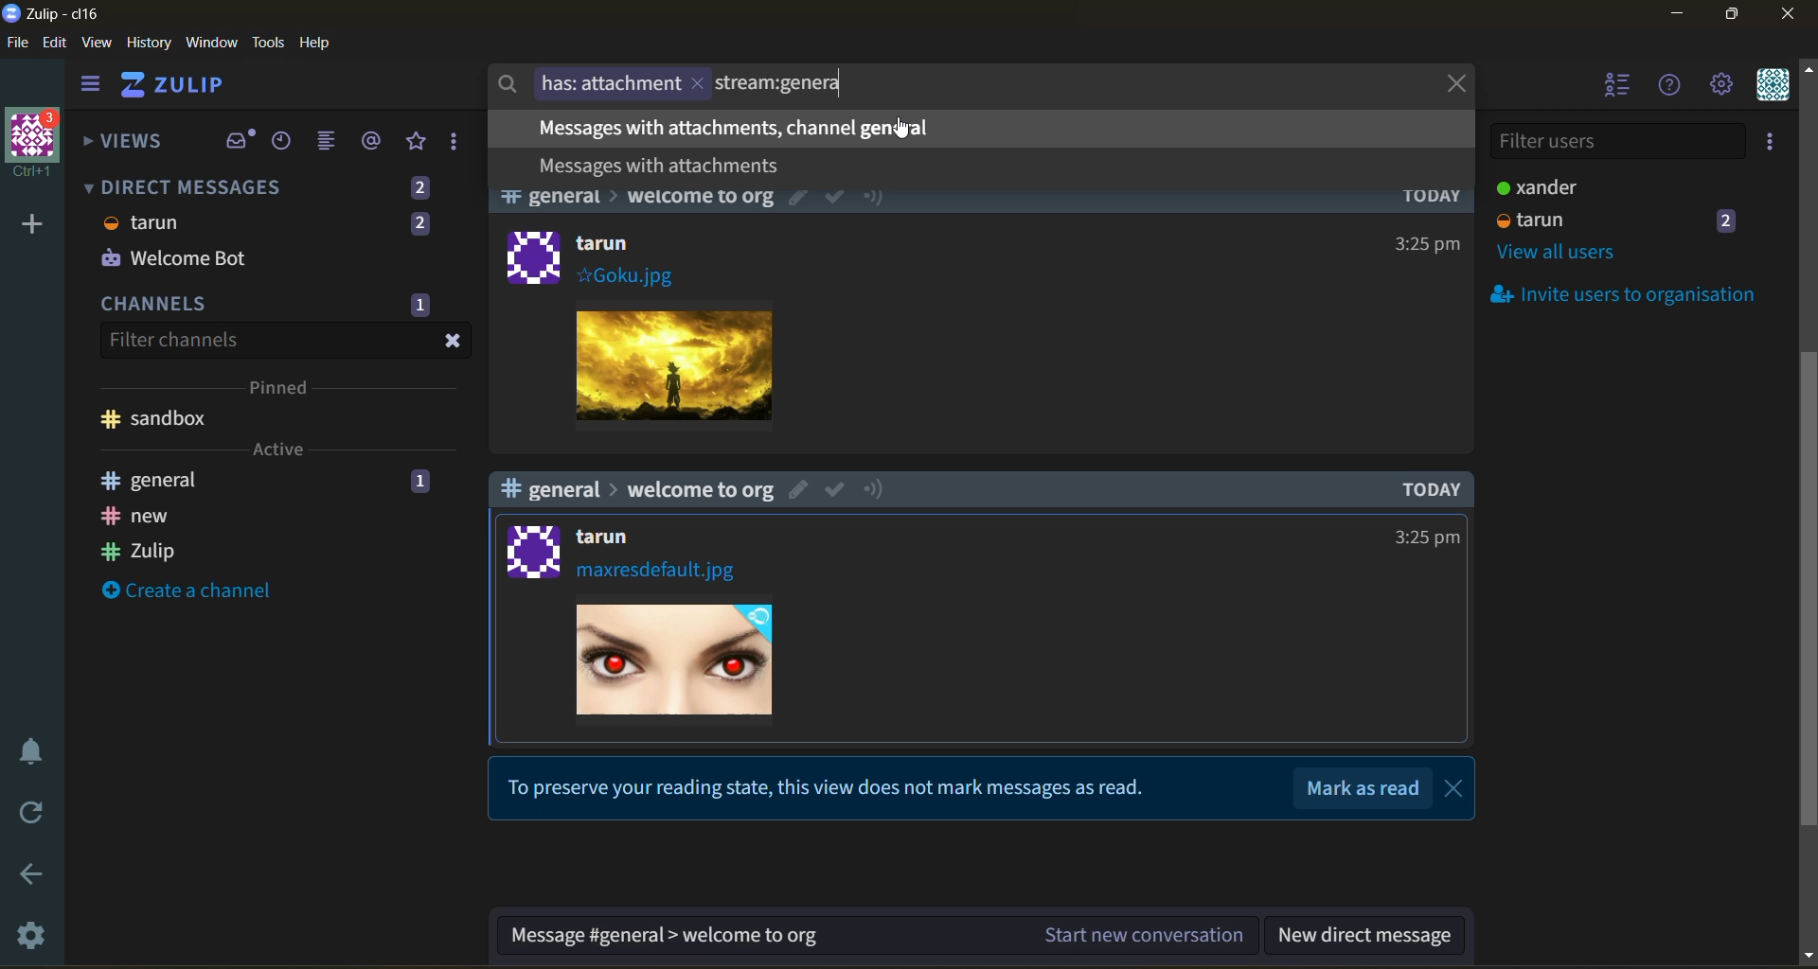 The image size is (1818, 969). I want to click on pinned, so click(282, 390).